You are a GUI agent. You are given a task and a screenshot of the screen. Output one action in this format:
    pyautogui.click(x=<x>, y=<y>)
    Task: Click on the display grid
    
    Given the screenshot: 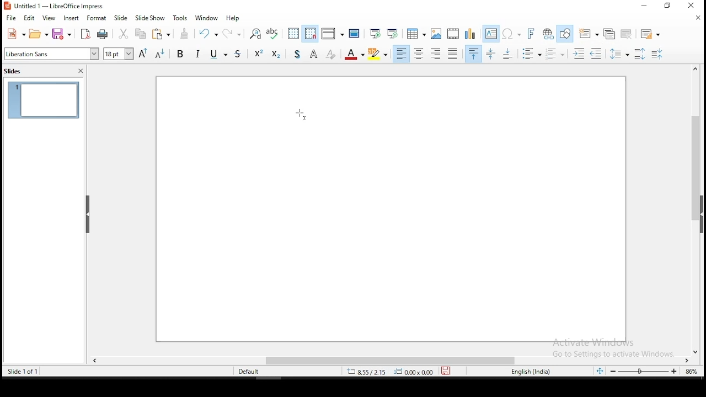 What is the action you would take?
    pyautogui.click(x=291, y=33)
    